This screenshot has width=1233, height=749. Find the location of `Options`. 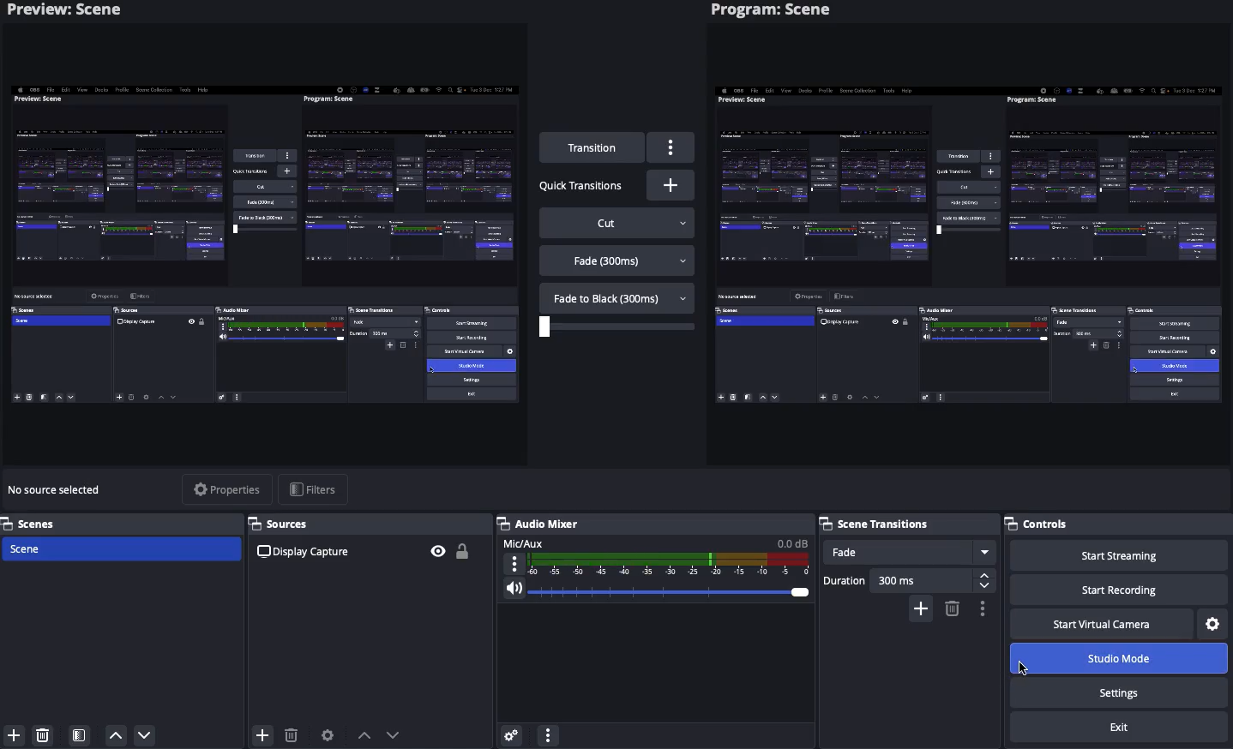

Options is located at coordinates (671, 147).